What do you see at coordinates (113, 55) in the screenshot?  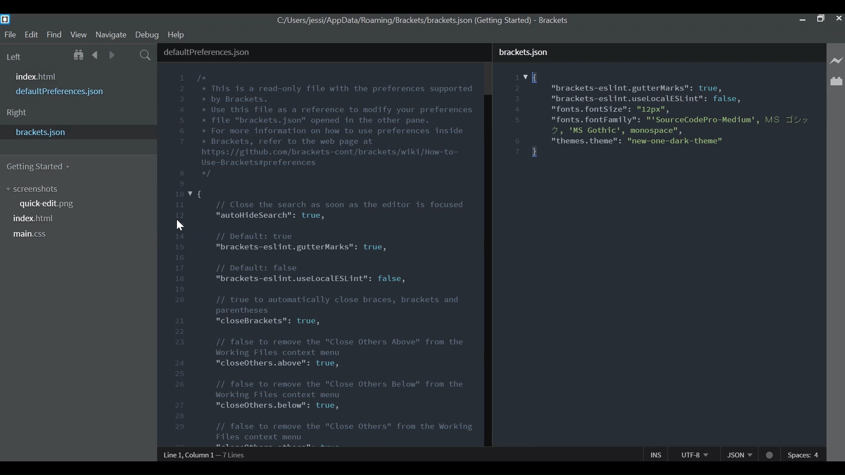 I see `Navigate Forward` at bounding box center [113, 55].